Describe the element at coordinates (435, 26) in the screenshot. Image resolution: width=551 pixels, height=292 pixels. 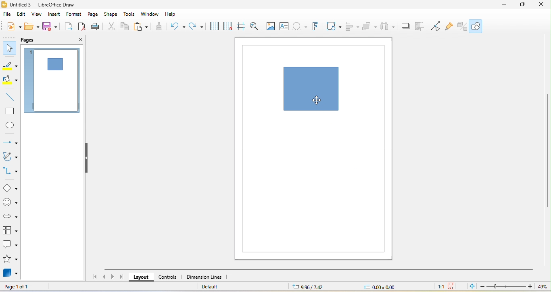
I see `point edit mode` at that location.